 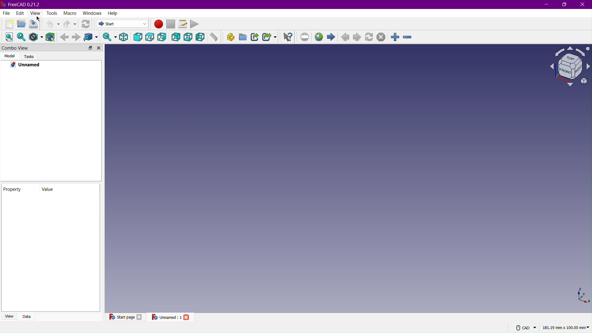 I want to click on Top, so click(x=150, y=37).